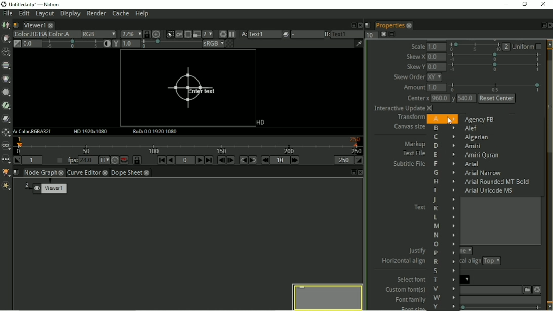 This screenshot has height=311, width=553. I want to click on Playback in point, so click(32, 160).